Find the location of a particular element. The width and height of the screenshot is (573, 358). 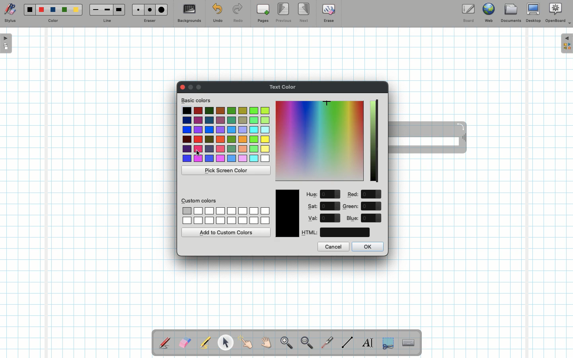

value is located at coordinates (330, 195).